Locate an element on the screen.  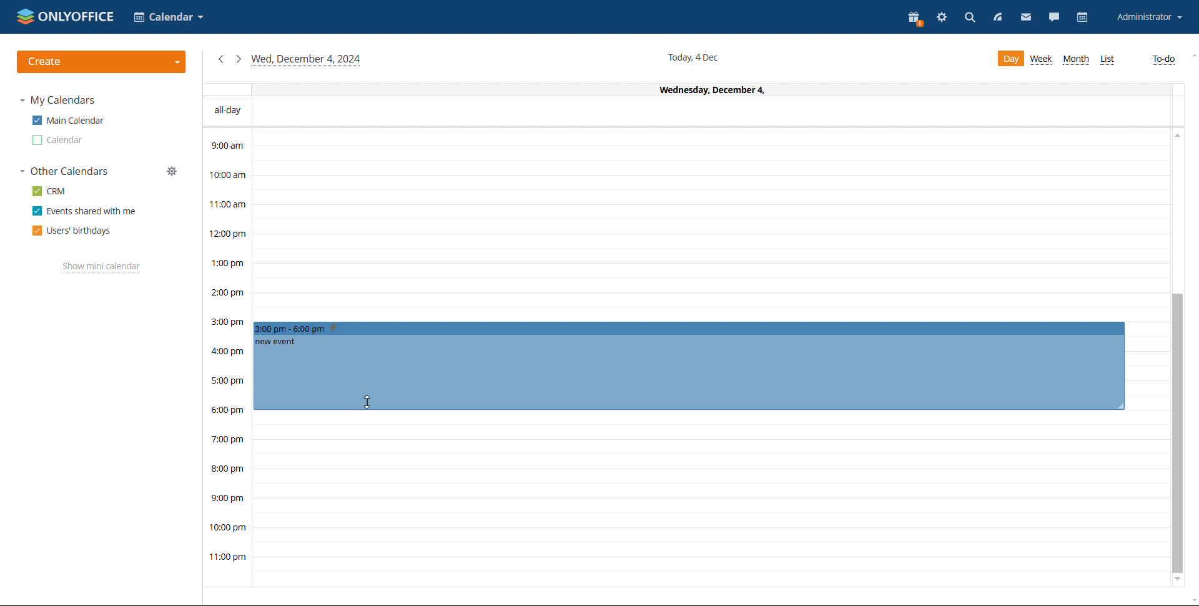
settings is located at coordinates (942, 19).